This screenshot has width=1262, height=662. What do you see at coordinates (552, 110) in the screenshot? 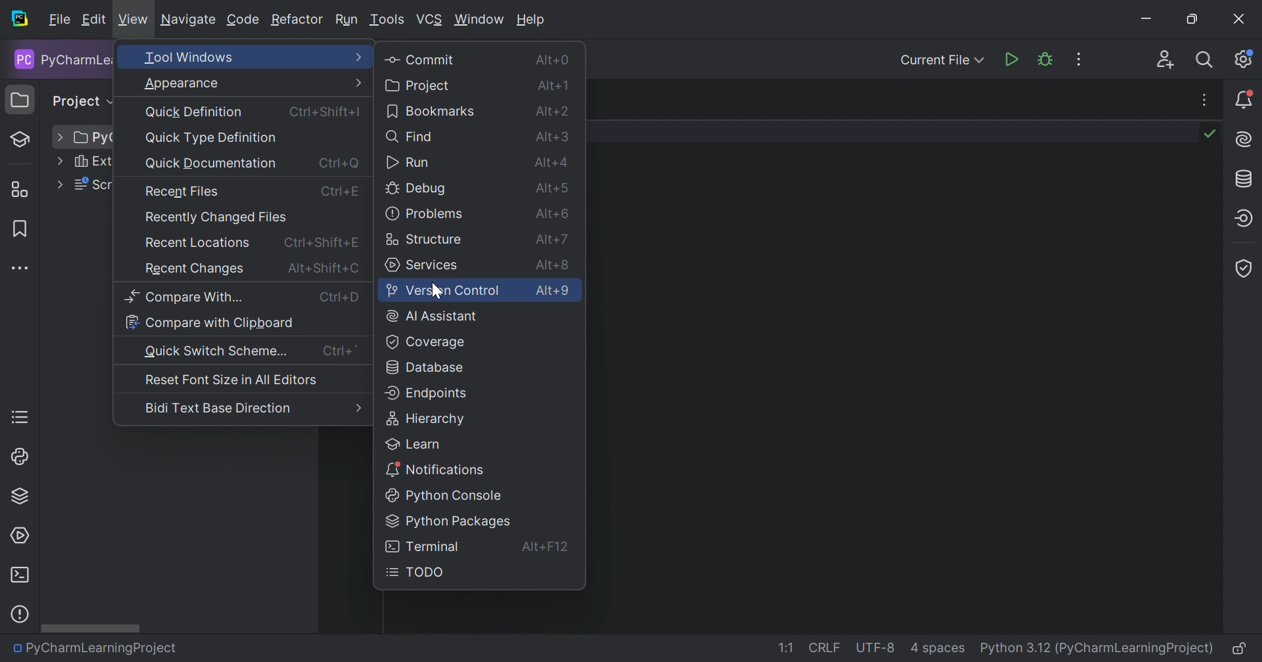
I see `Alt+2` at bounding box center [552, 110].